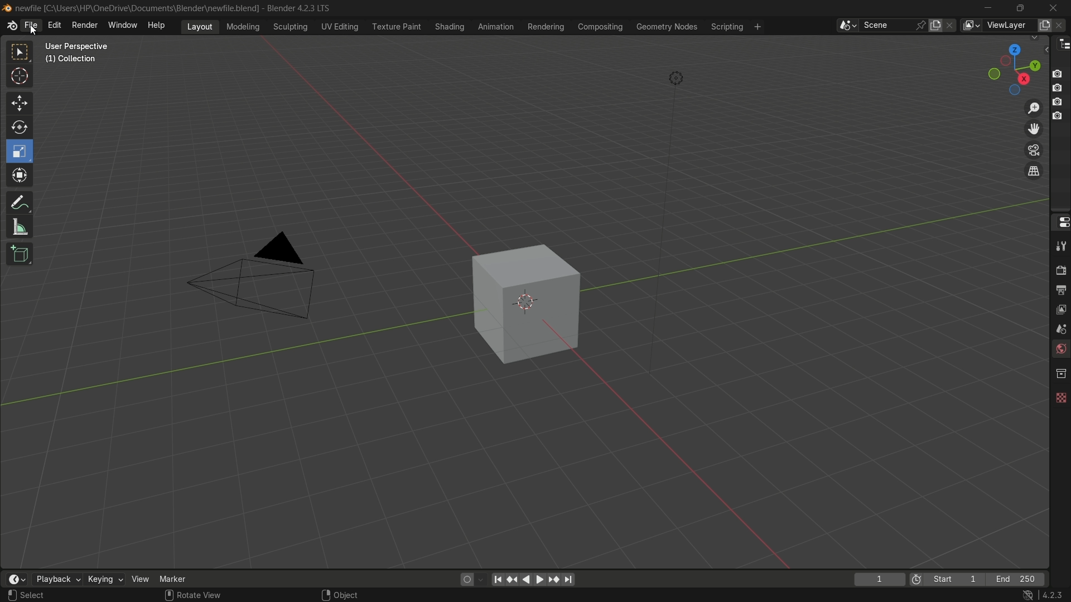  Describe the element at coordinates (448, 26) in the screenshot. I see `shading menu` at that location.